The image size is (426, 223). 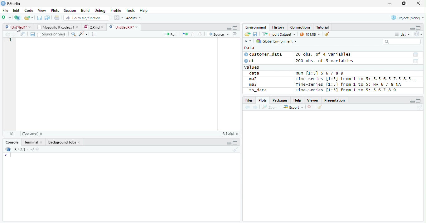 What do you see at coordinates (248, 107) in the screenshot?
I see `Previous` at bounding box center [248, 107].